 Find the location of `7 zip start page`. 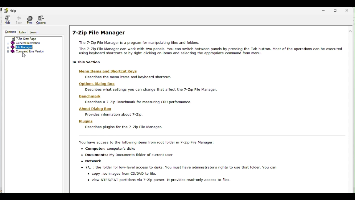

7 zip start page is located at coordinates (24, 38).